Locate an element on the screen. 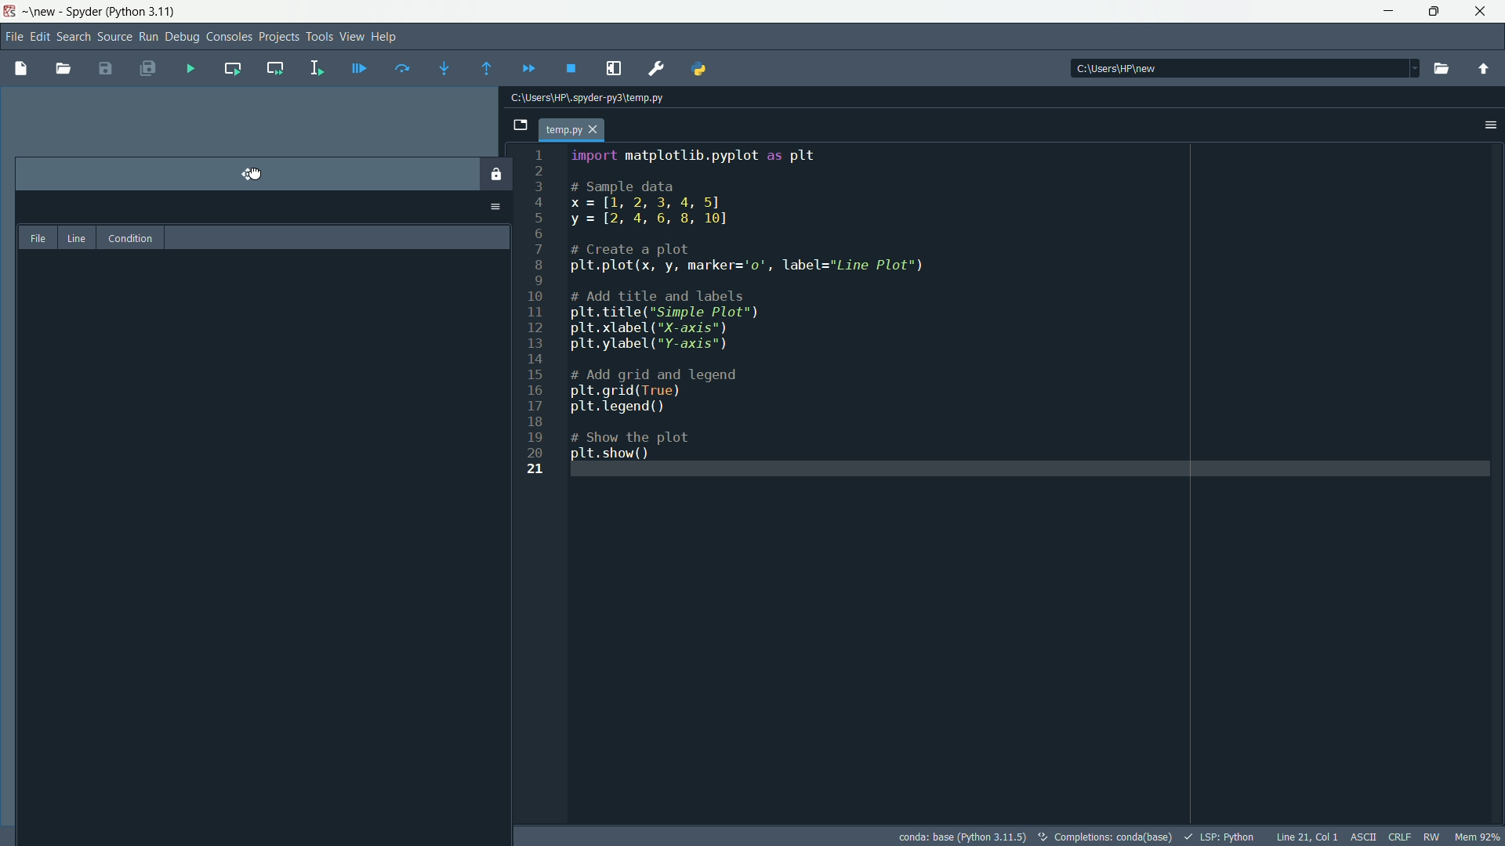 This screenshot has height=846, width=1505. import matplotlib.pyplot as plt
# Sample data

x=1[1, 2, 3, 4, 5]

y = [2, 4, 6, 8, 10]

# Create a plot

plt.plot(x, y, marker='o0', label="Line Plot")
# Add title and labels
plt.title("Simple Plot")
plt.xlabel ("X-axis")

plt.ylabel ("Y-axis")

# Add grid and legend
plt.grid(True)

plt.legend()

# Show the plot

plt.show() is located at coordinates (763, 304).